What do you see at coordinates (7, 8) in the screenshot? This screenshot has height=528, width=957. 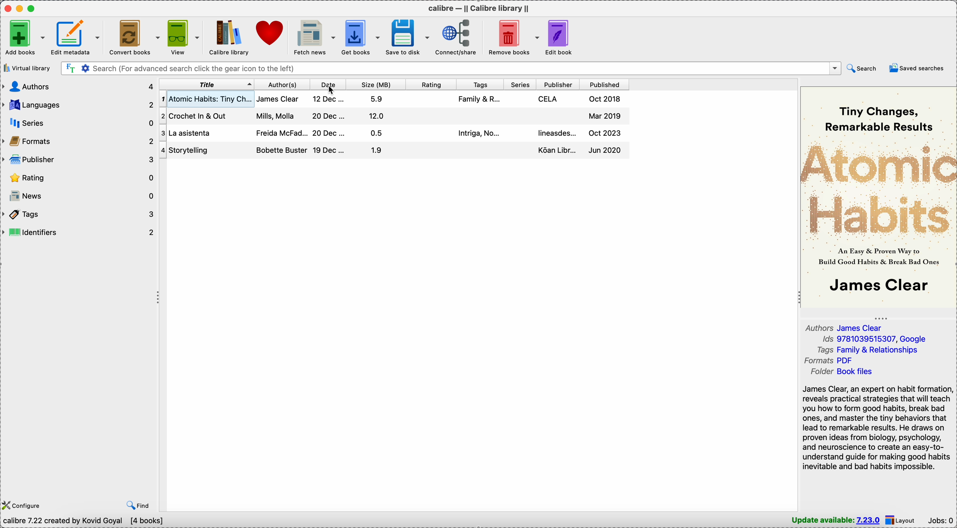 I see `close Calibre` at bounding box center [7, 8].